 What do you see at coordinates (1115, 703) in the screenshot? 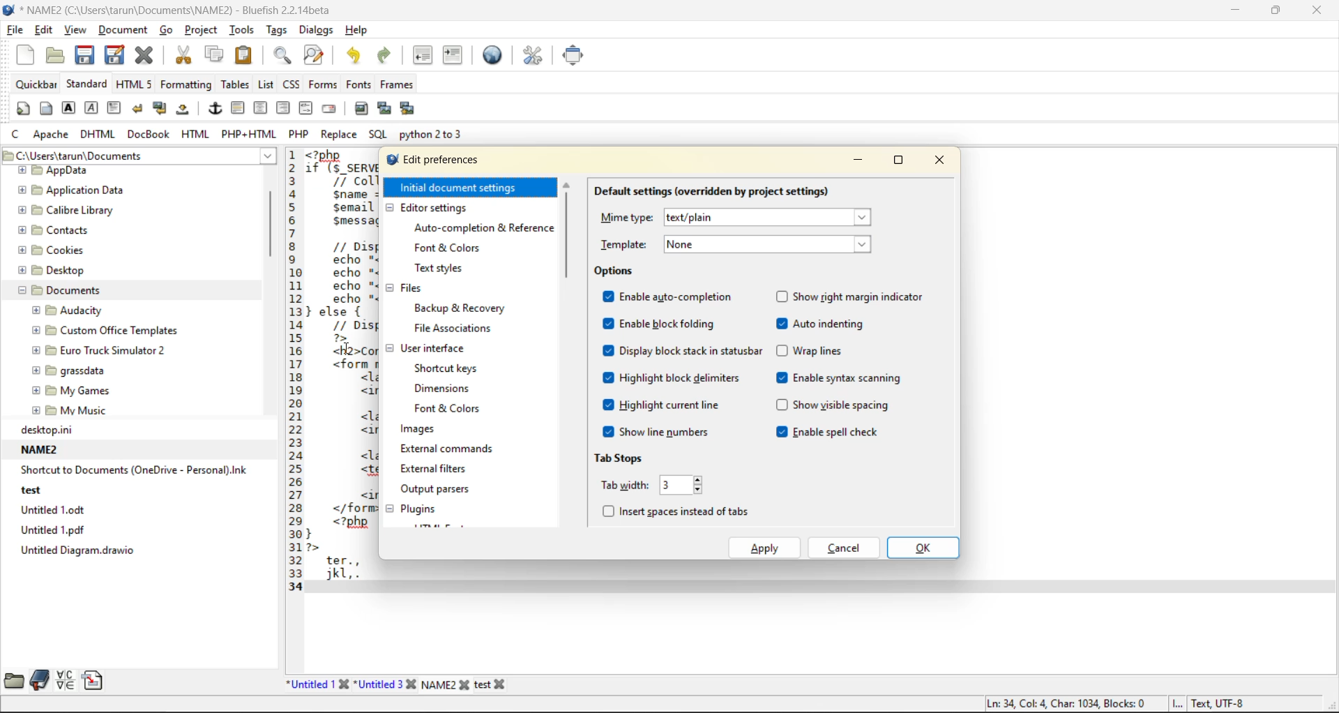
I see `metadata` at bounding box center [1115, 703].